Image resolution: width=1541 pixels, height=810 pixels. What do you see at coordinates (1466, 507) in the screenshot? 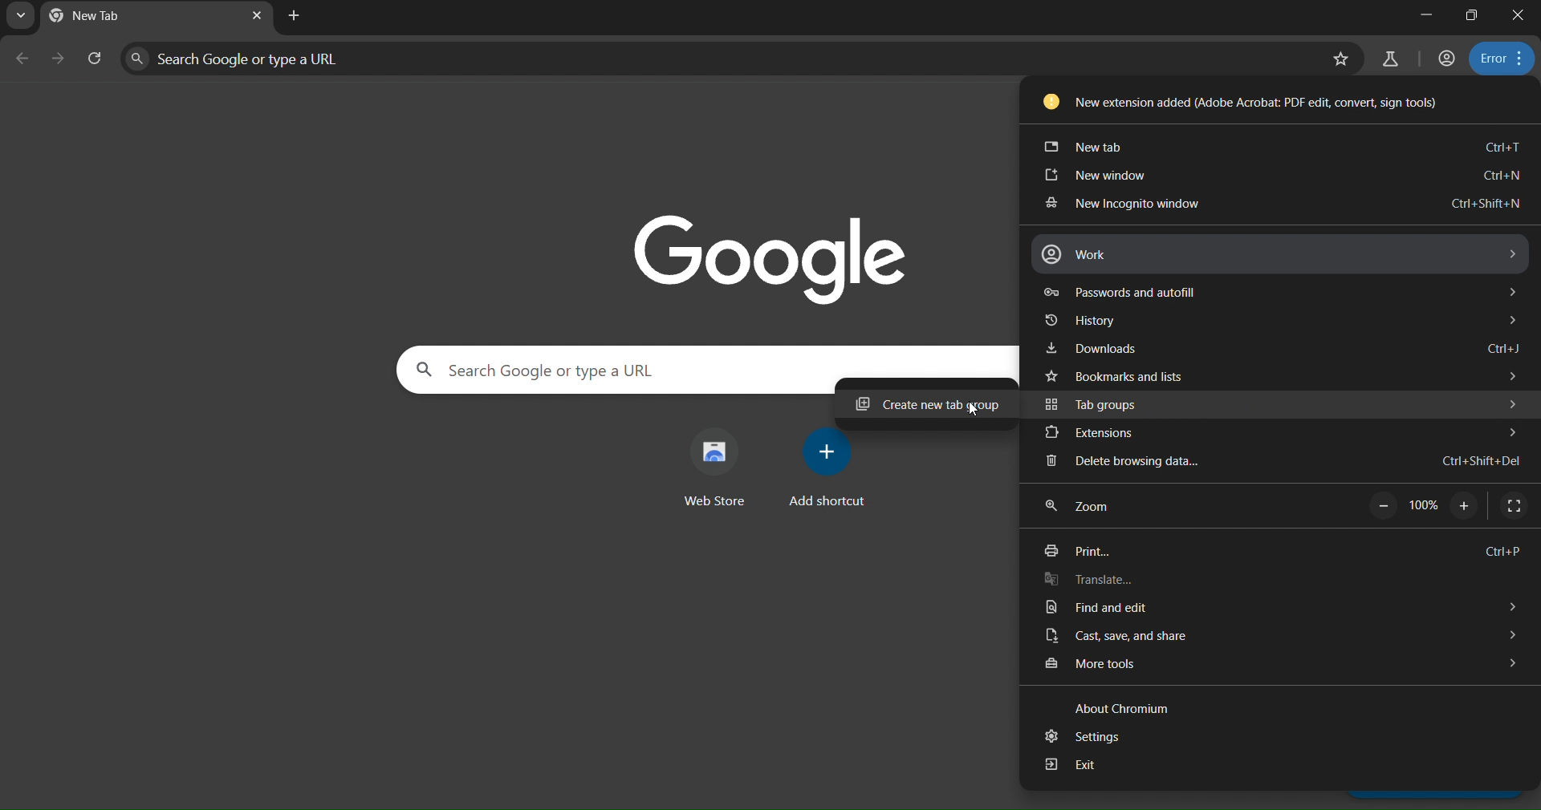
I see `zoom on` at bounding box center [1466, 507].